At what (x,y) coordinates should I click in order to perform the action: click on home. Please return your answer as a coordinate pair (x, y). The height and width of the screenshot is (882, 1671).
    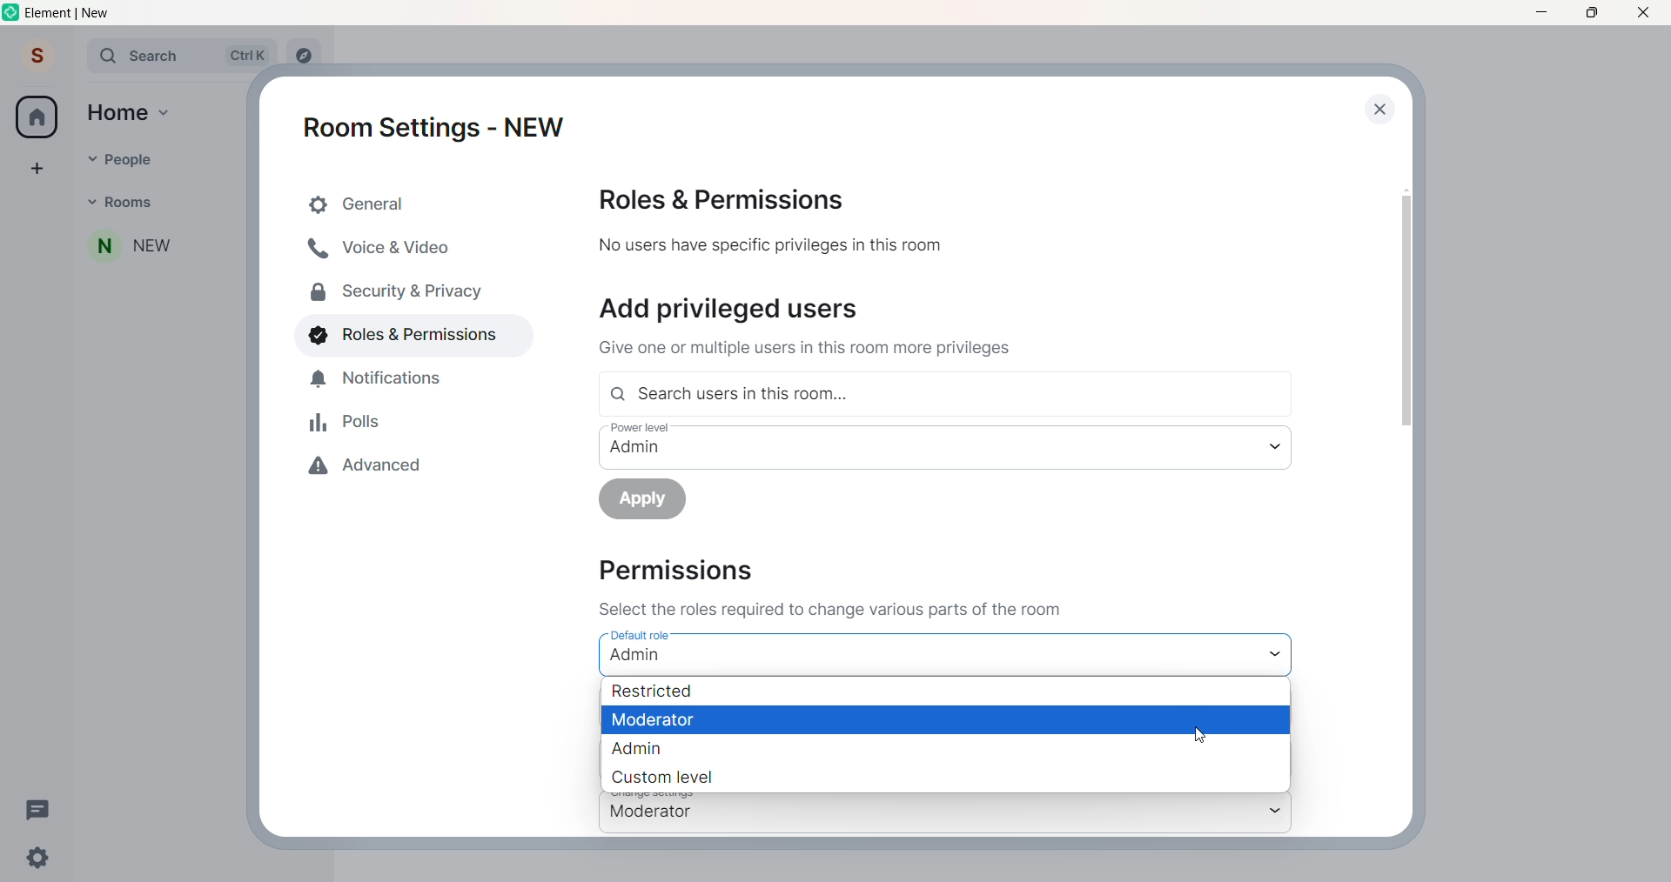
    Looking at the image, I should click on (37, 116).